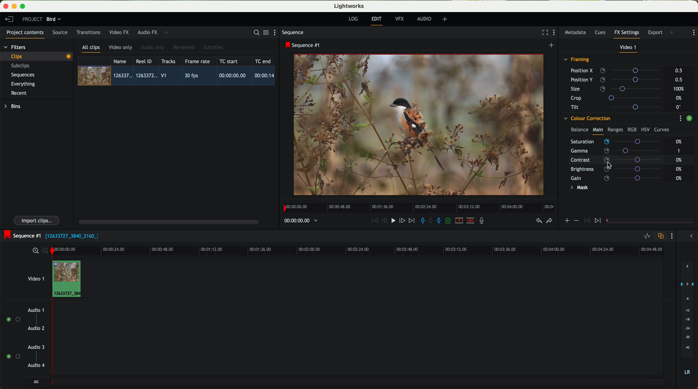 The height and width of the screenshot is (389, 698). I want to click on minimize program, so click(15, 7).